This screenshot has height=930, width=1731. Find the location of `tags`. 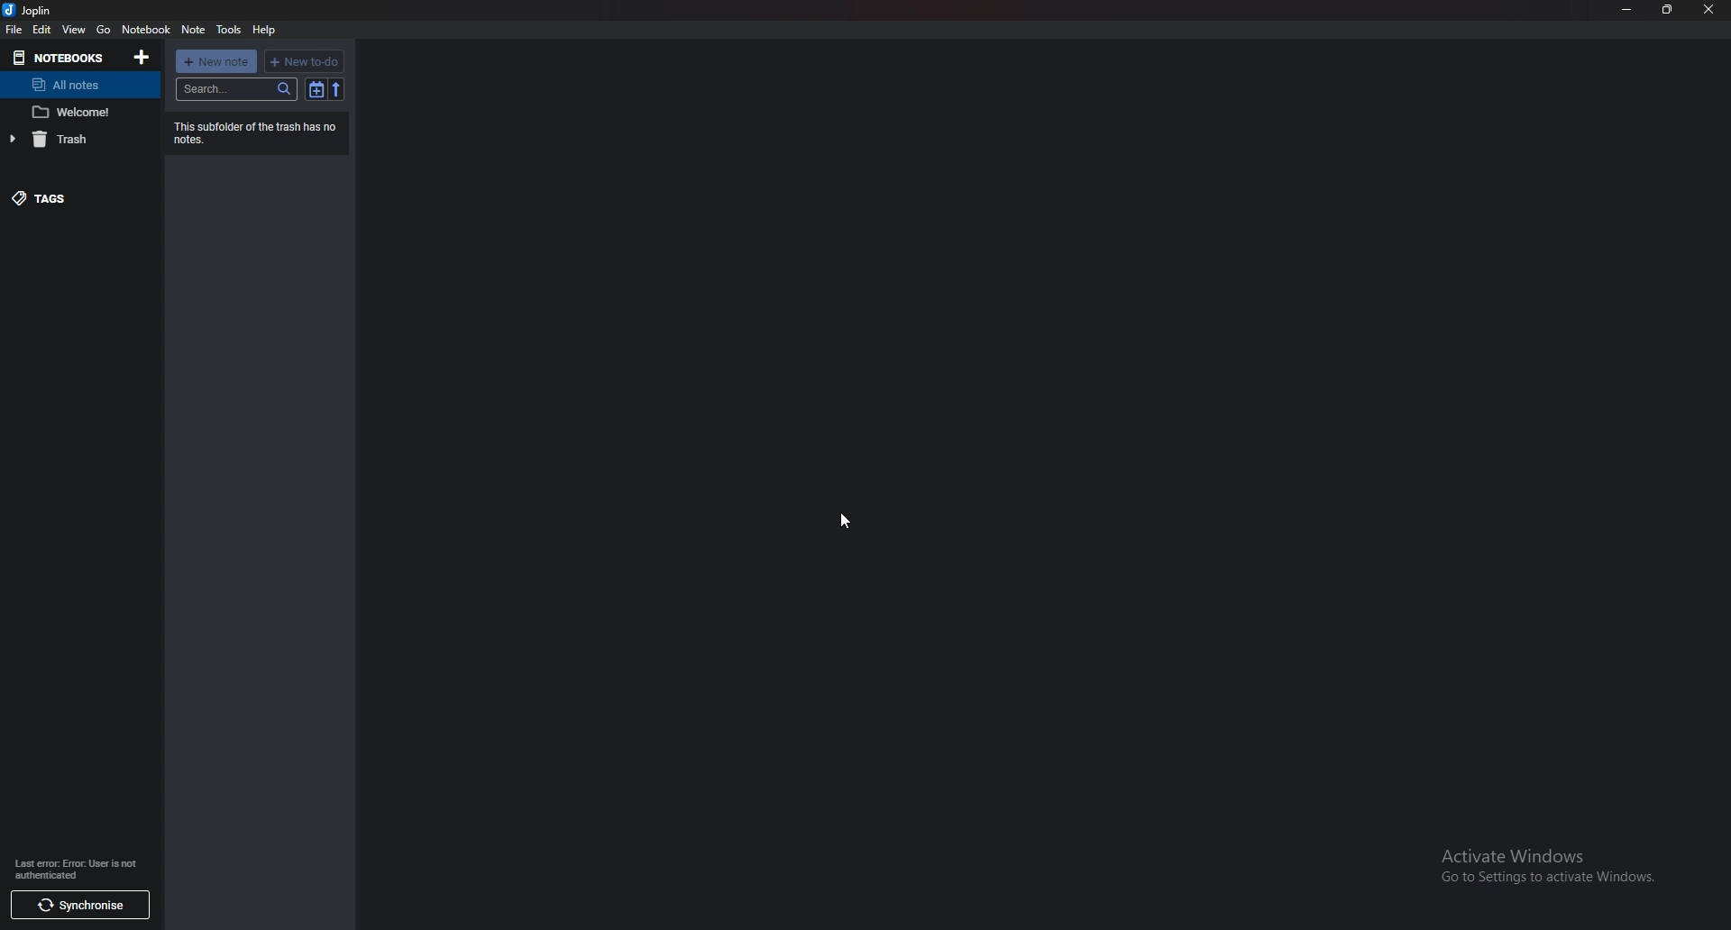

tags is located at coordinates (72, 196).